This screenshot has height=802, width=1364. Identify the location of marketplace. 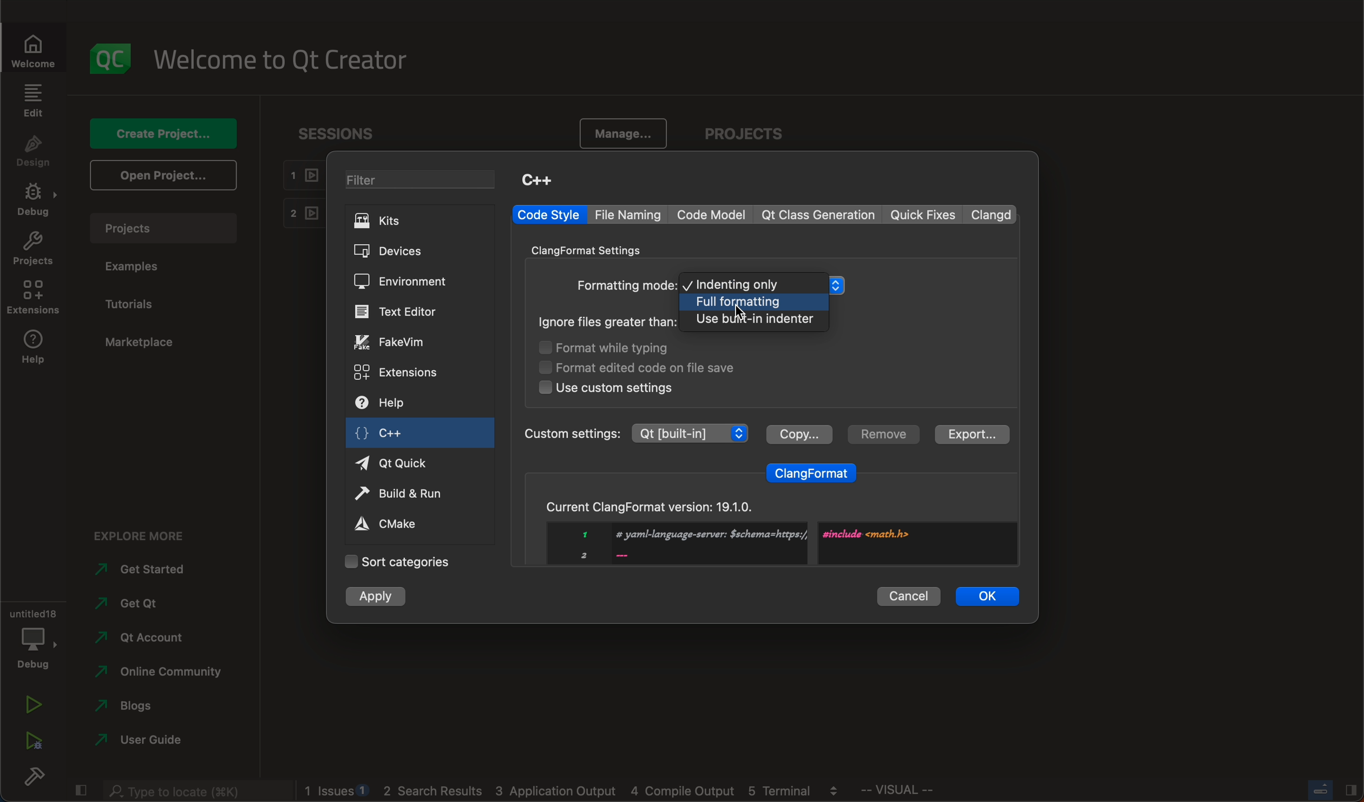
(139, 343).